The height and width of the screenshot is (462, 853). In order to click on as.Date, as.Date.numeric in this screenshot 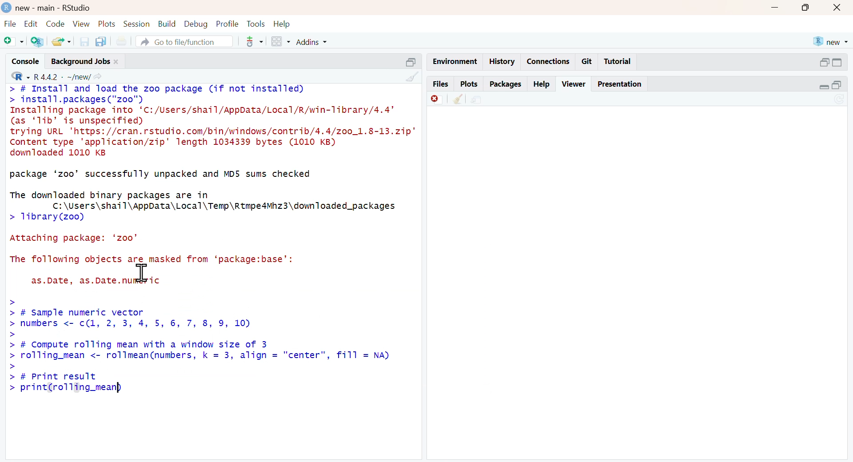, I will do `click(96, 281)`.